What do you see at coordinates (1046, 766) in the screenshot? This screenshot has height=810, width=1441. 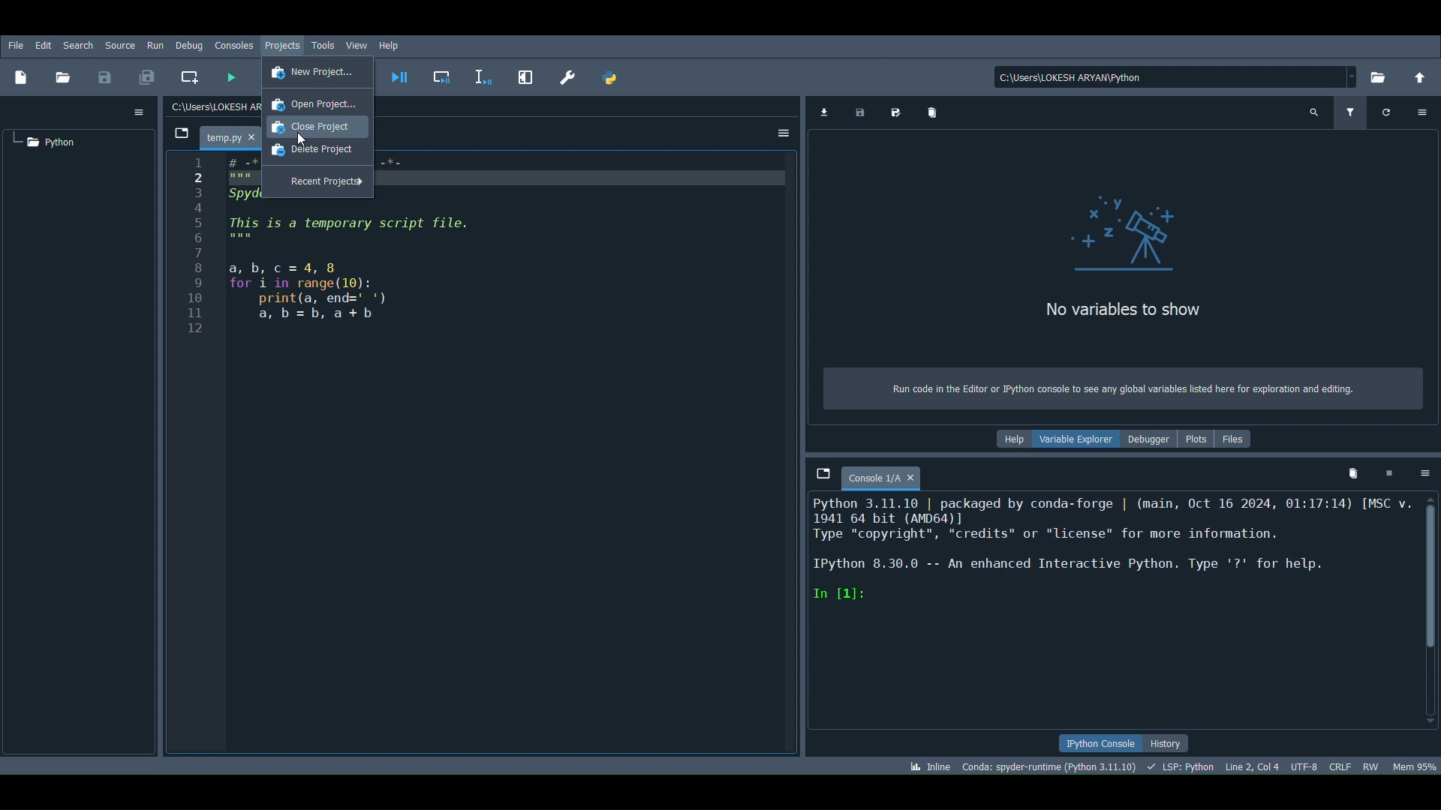 I see `Version` at bounding box center [1046, 766].